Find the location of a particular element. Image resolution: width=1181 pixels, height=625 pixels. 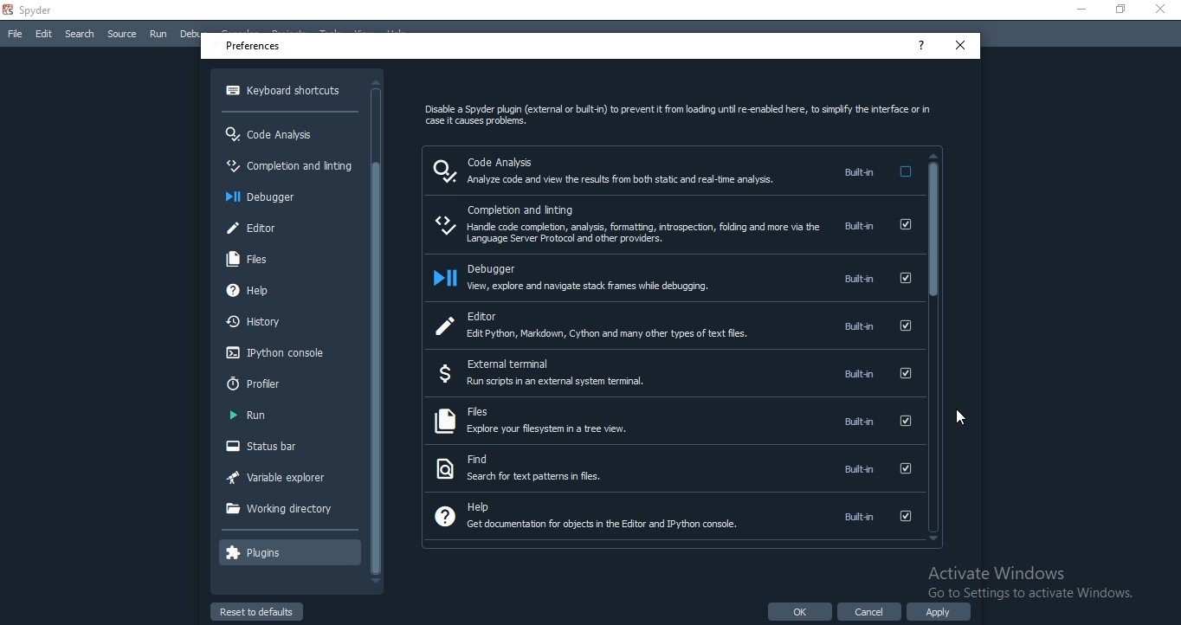

File  is located at coordinates (12, 35).